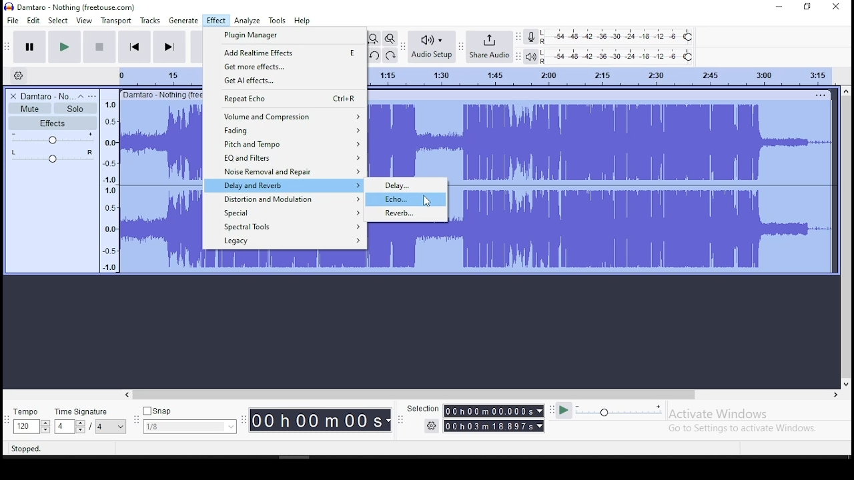 This screenshot has width=854, height=480. I want to click on special, so click(286, 212).